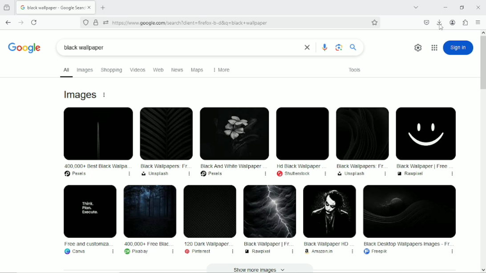  Describe the element at coordinates (166, 141) in the screenshot. I see `Black Wallpapers: Fr` at that location.